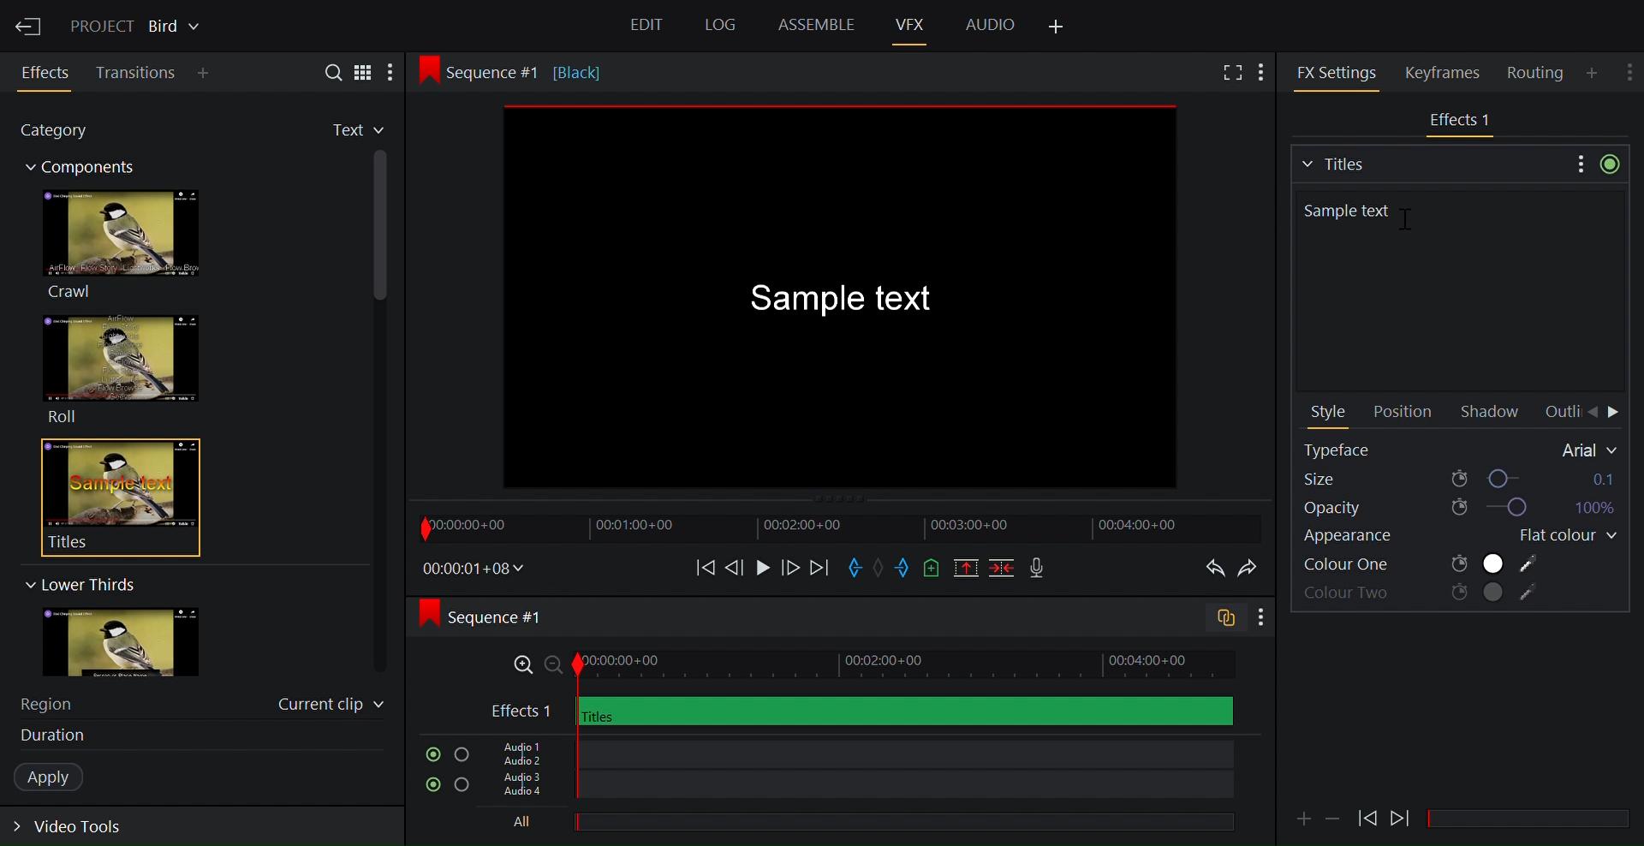 This screenshot has height=846, width=1644. I want to click on Delete/cut, so click(1004, 569).